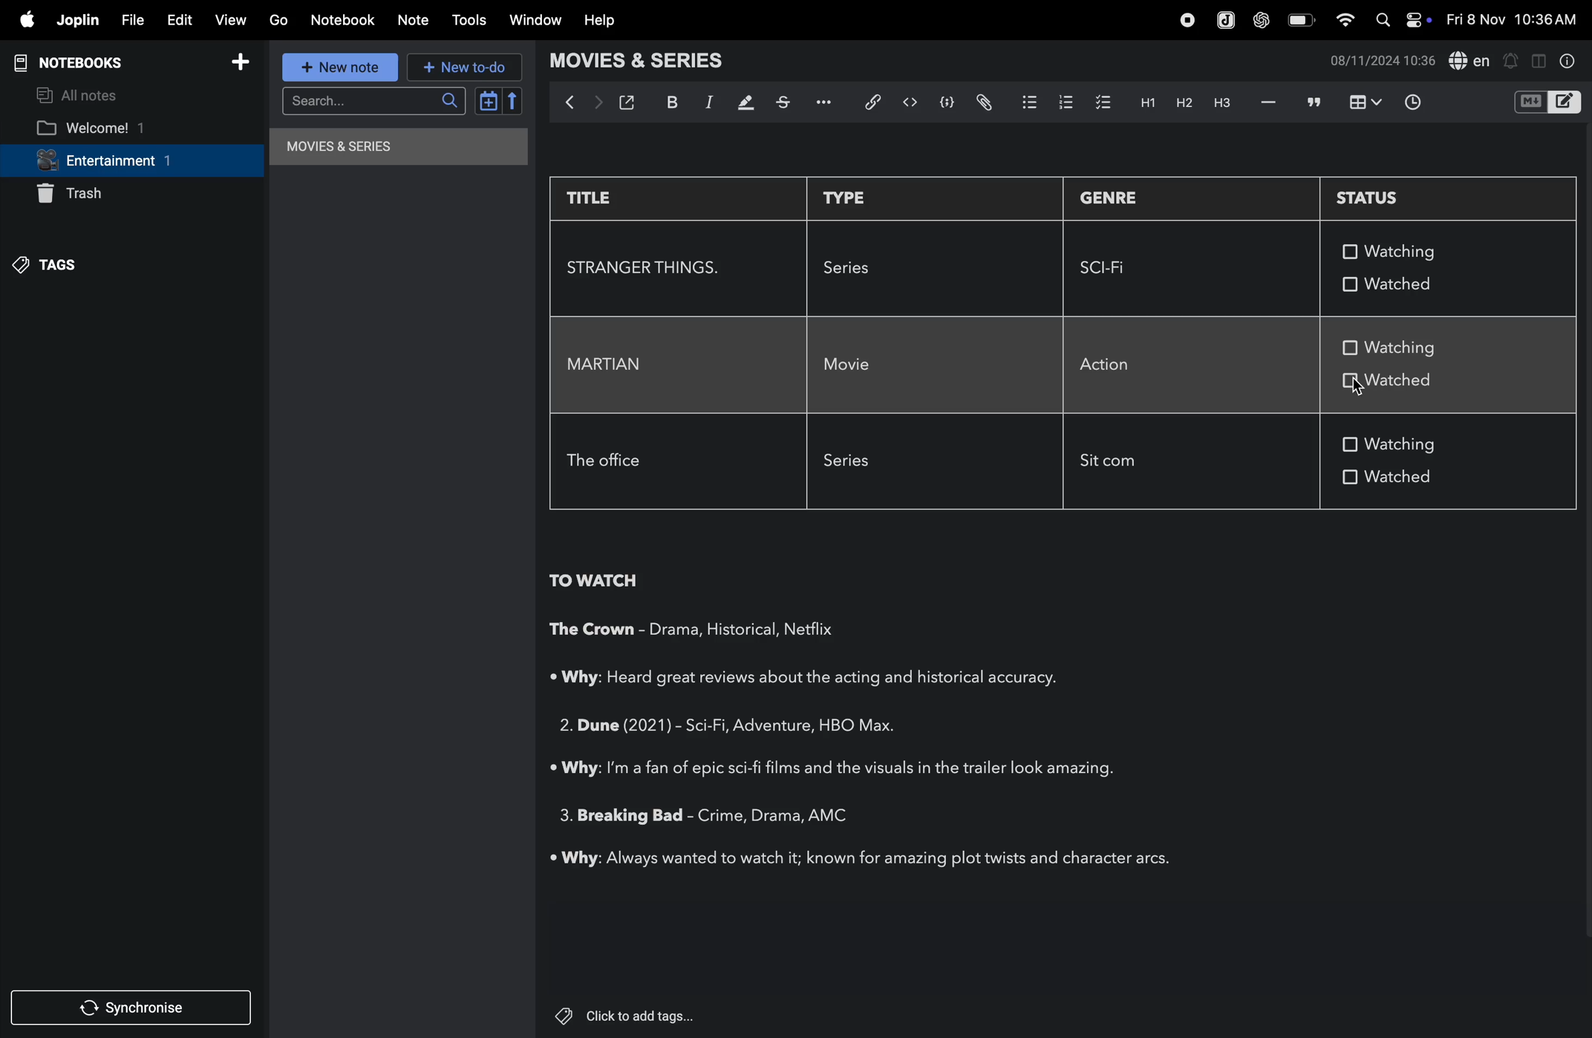  I want to click on check box, so click(1350, 383).